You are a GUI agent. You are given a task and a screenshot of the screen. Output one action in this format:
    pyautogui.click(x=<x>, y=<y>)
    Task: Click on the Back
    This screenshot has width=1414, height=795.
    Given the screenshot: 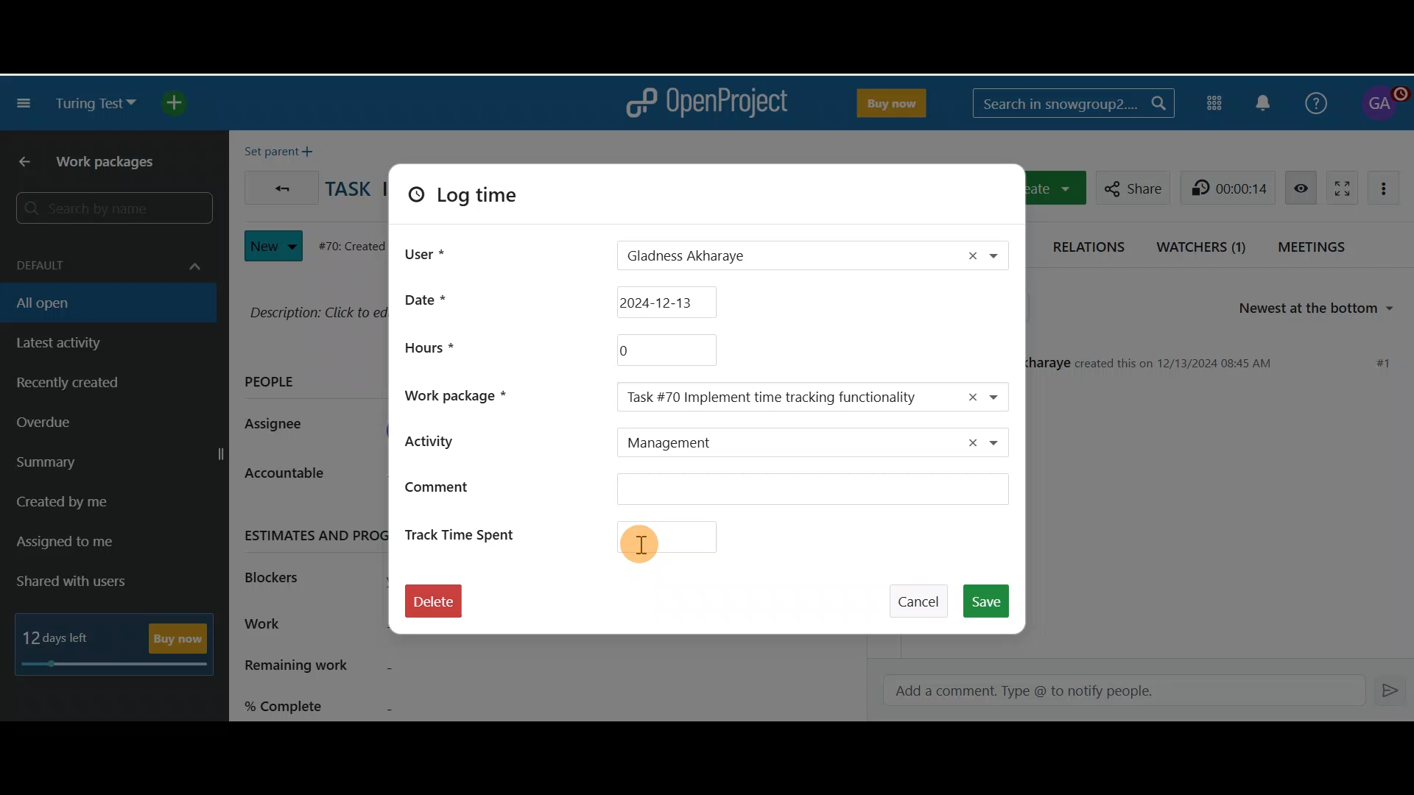 What is the action you would take?
    pyautogui.click(x=18, y=163)
    